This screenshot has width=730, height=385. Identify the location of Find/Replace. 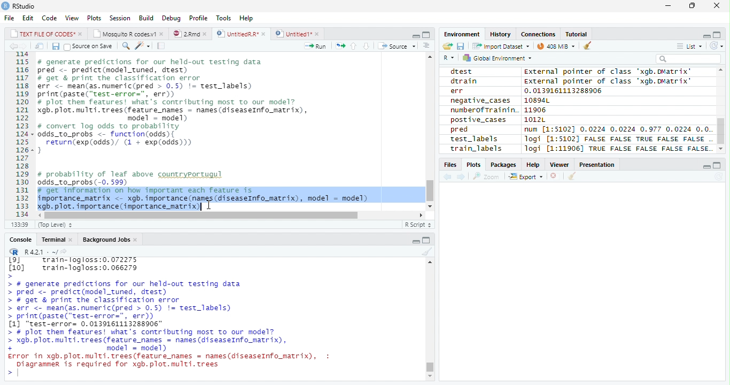
(125, 45).